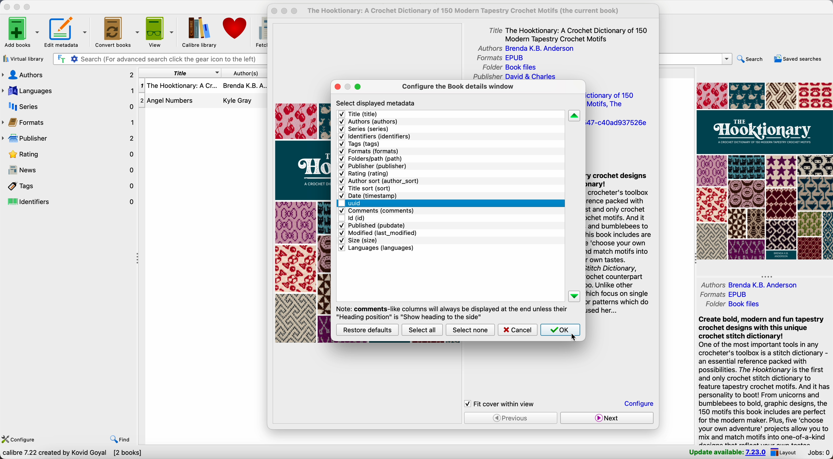 Image resolution: width=833 pixels, height=459 pixels. I want to click on published, so click(373, 225).